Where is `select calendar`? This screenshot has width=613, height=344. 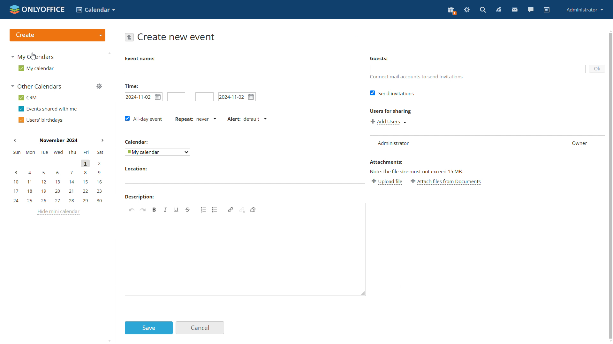
select calendar is located at coordinates (157, 152).